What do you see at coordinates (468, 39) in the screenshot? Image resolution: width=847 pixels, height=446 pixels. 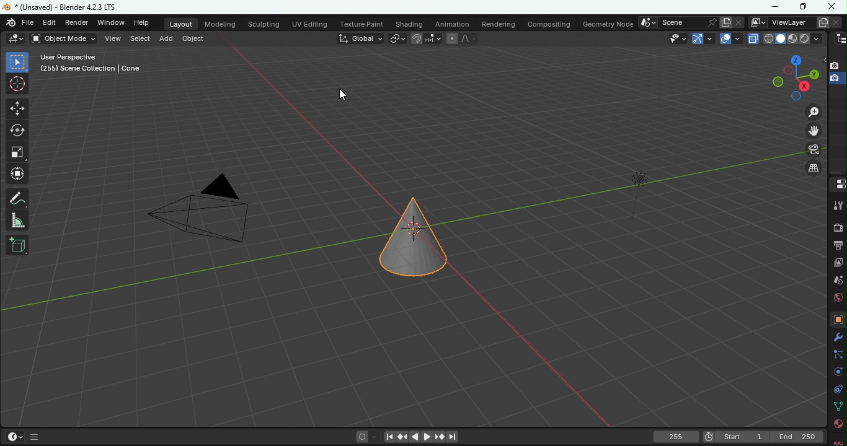 I see `Proportional editing falloff` at bounding box center [468, 39].